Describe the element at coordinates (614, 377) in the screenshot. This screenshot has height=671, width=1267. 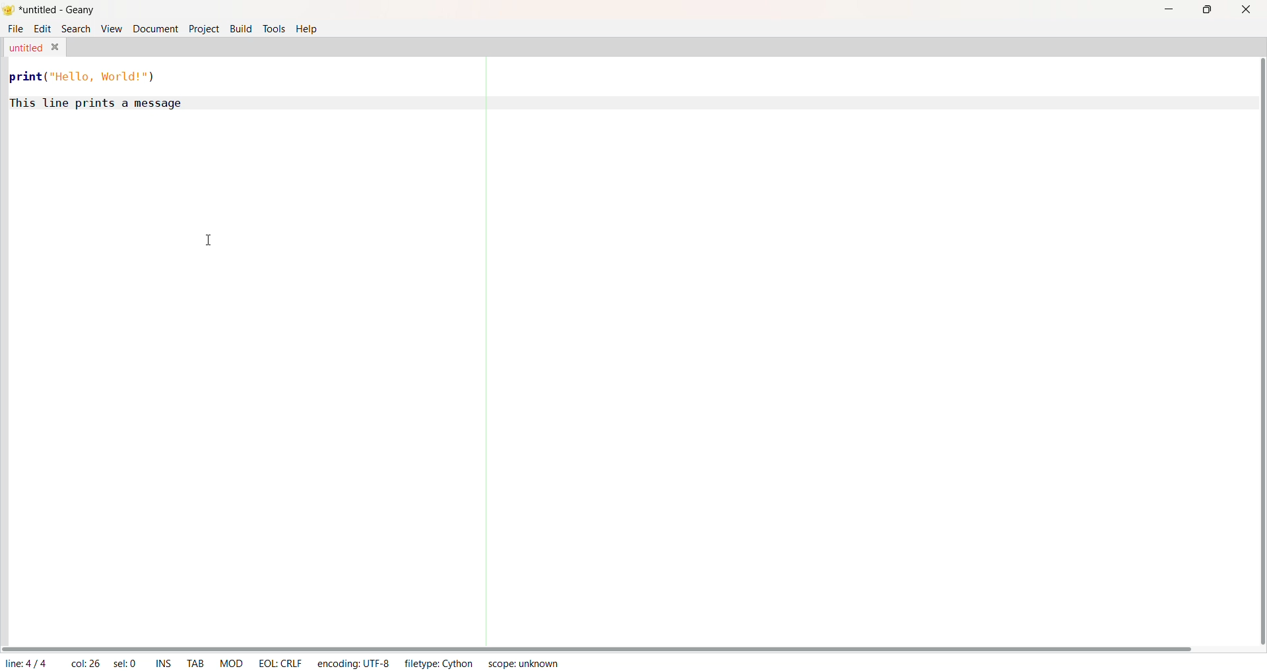
I see `Code Area` at that location.